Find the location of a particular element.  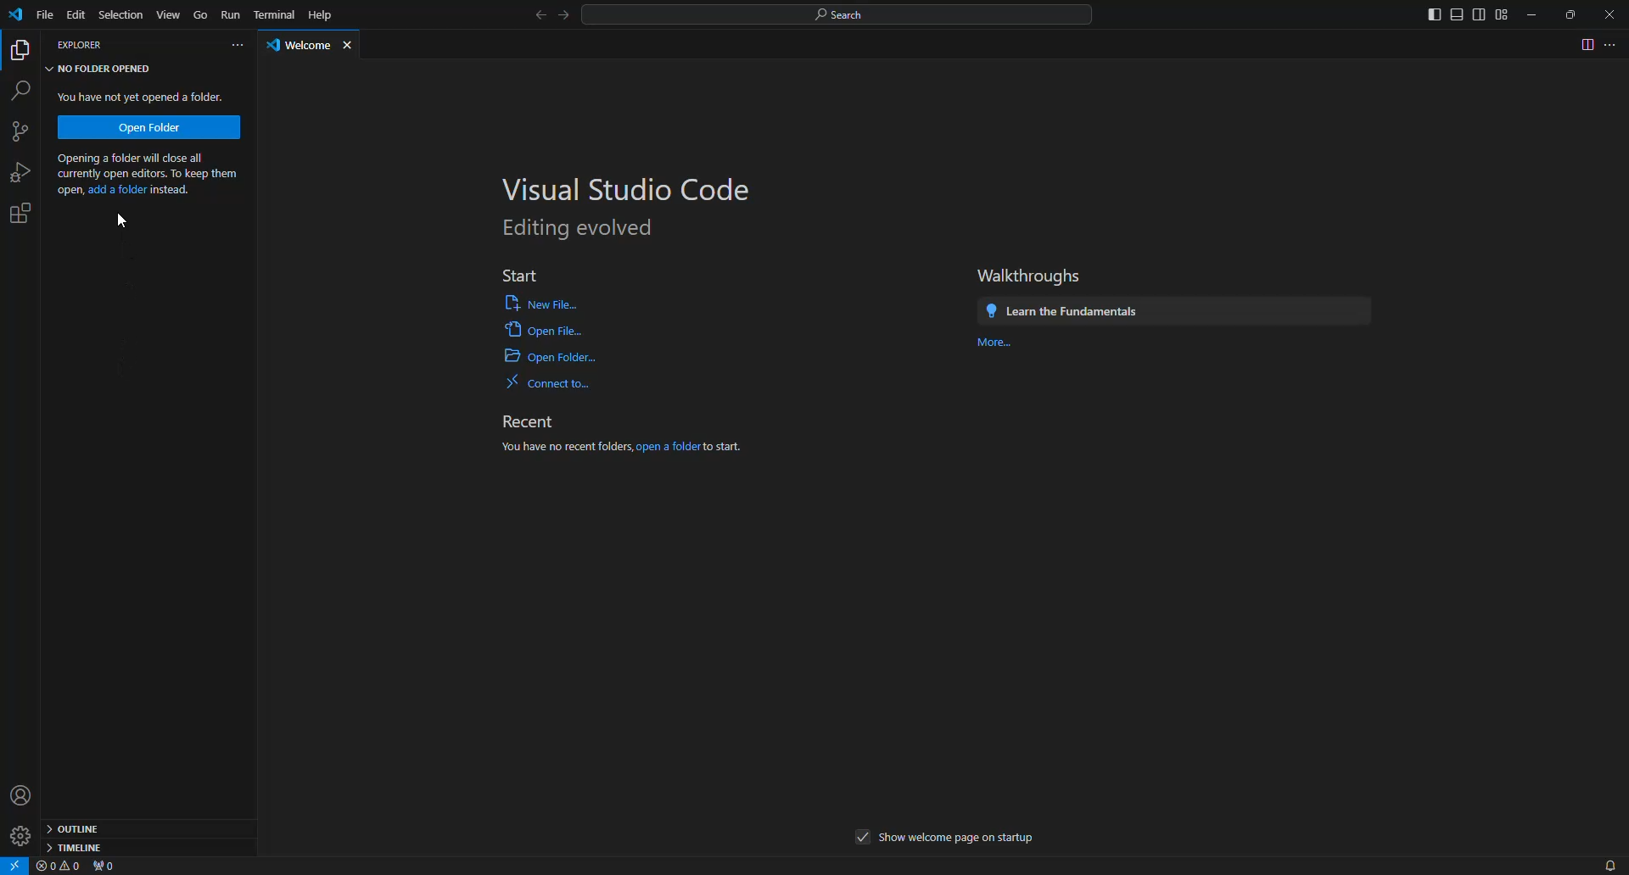

open is located at coordinates (68, 191).